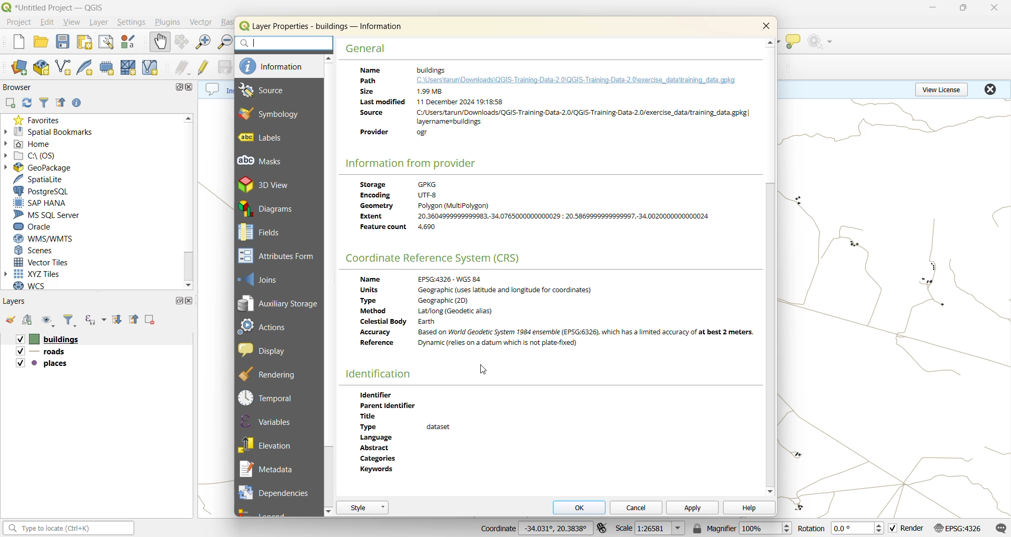 The height and width of the screenshot is (537, 1011). I want to click on oracle, so click(46, 227).